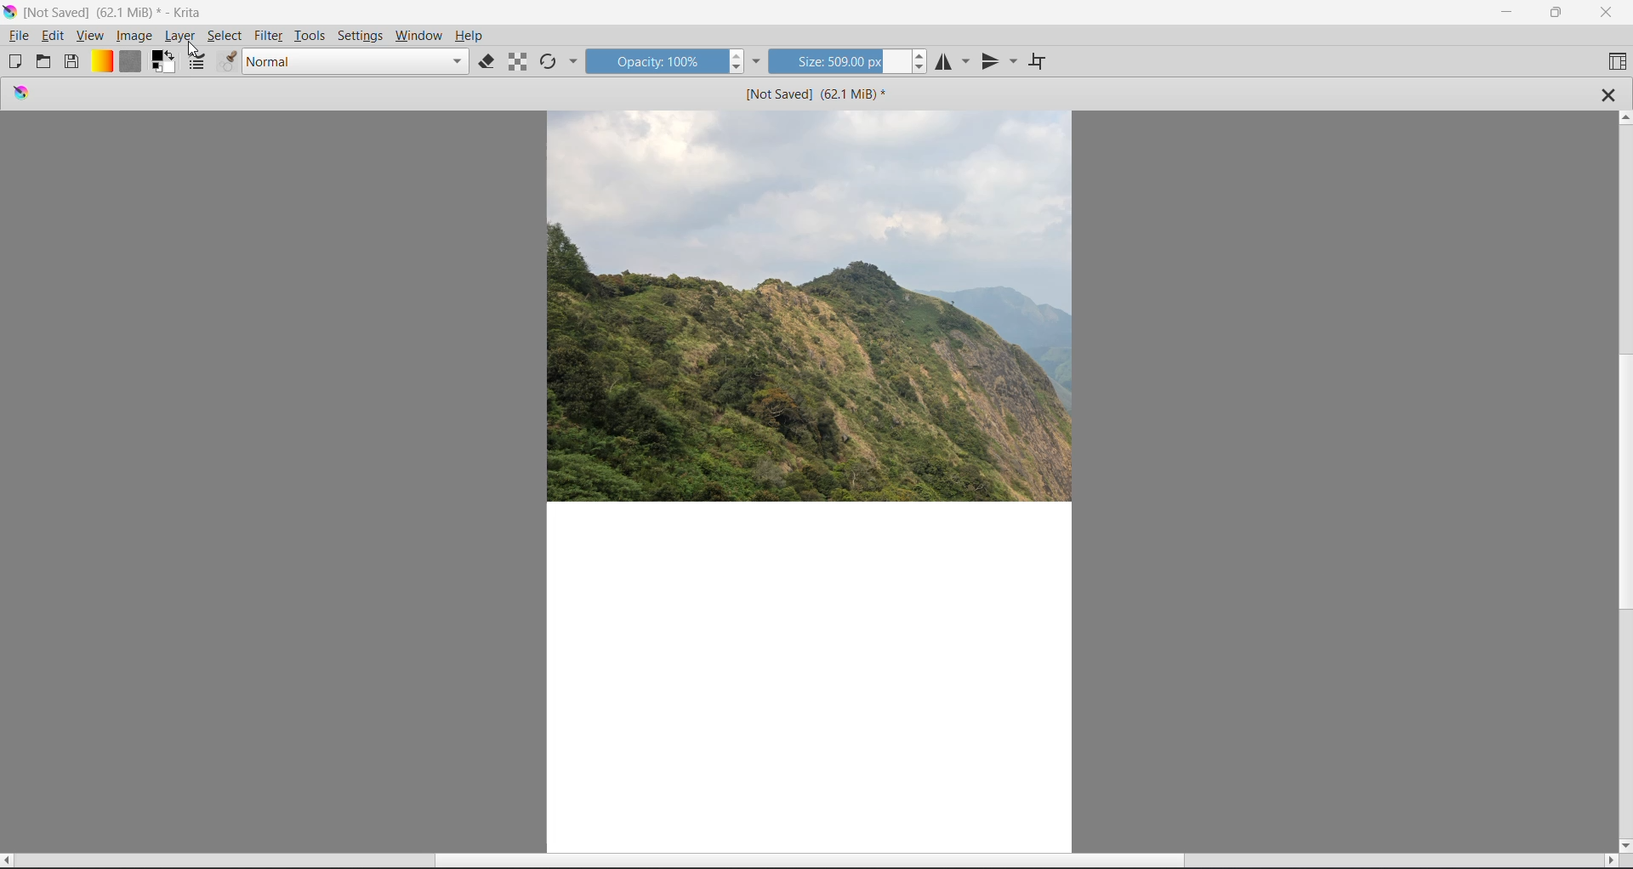 This screenshot has height=869, width=1633. I want to click on Choose brush presets, so click(227, 63).